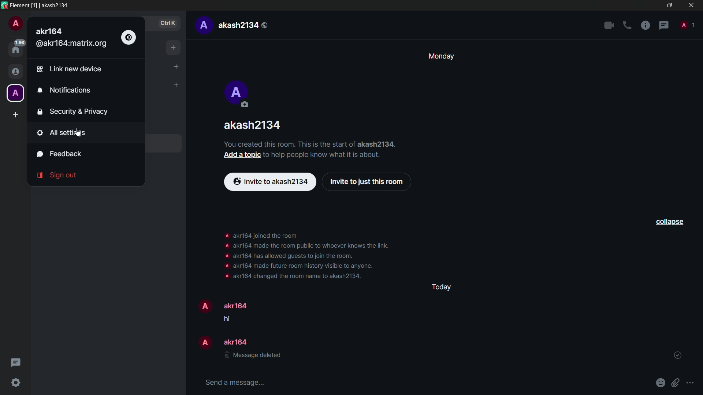  I want to click on people, so click(687, 24).